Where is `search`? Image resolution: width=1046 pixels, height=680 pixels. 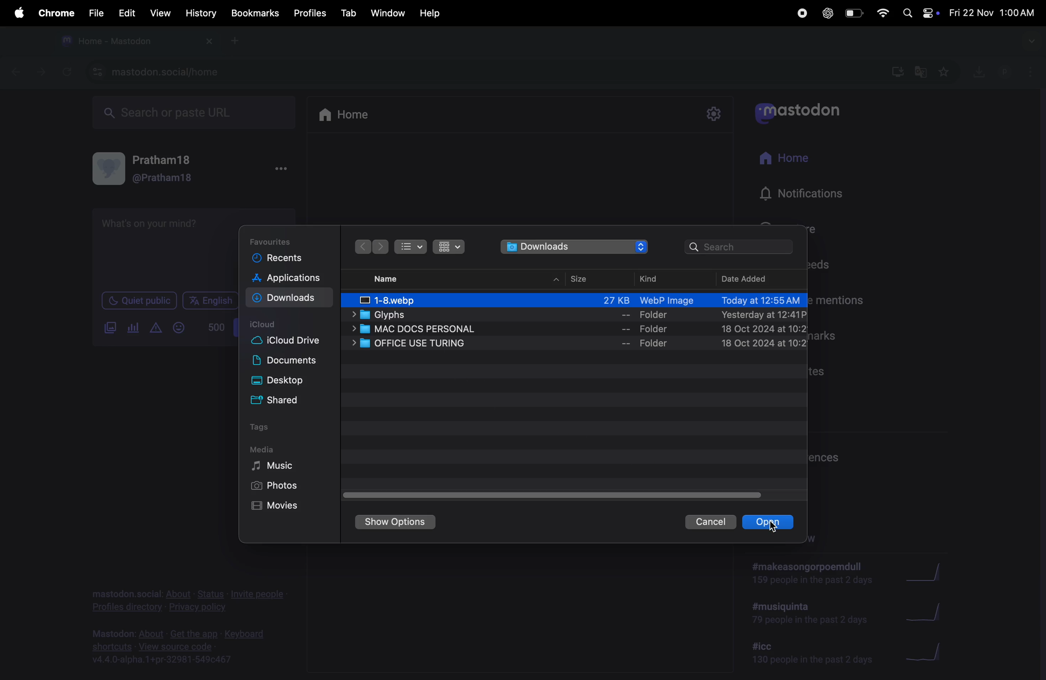
search is located at coordinates (741, 248).